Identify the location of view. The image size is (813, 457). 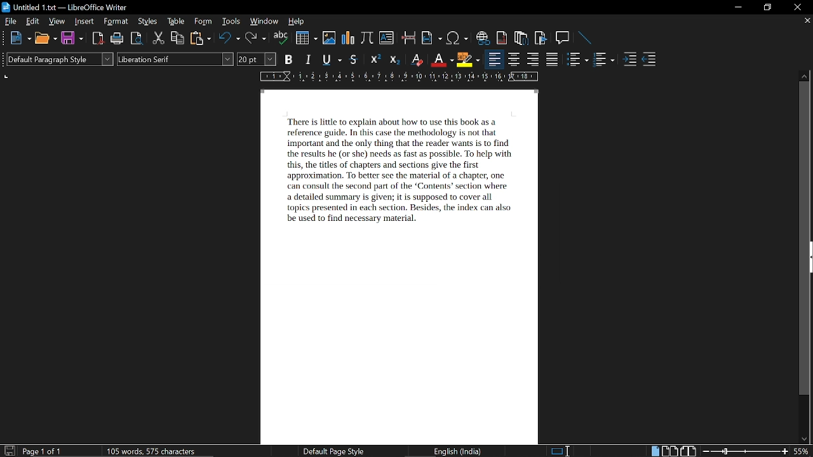
(57, 21).